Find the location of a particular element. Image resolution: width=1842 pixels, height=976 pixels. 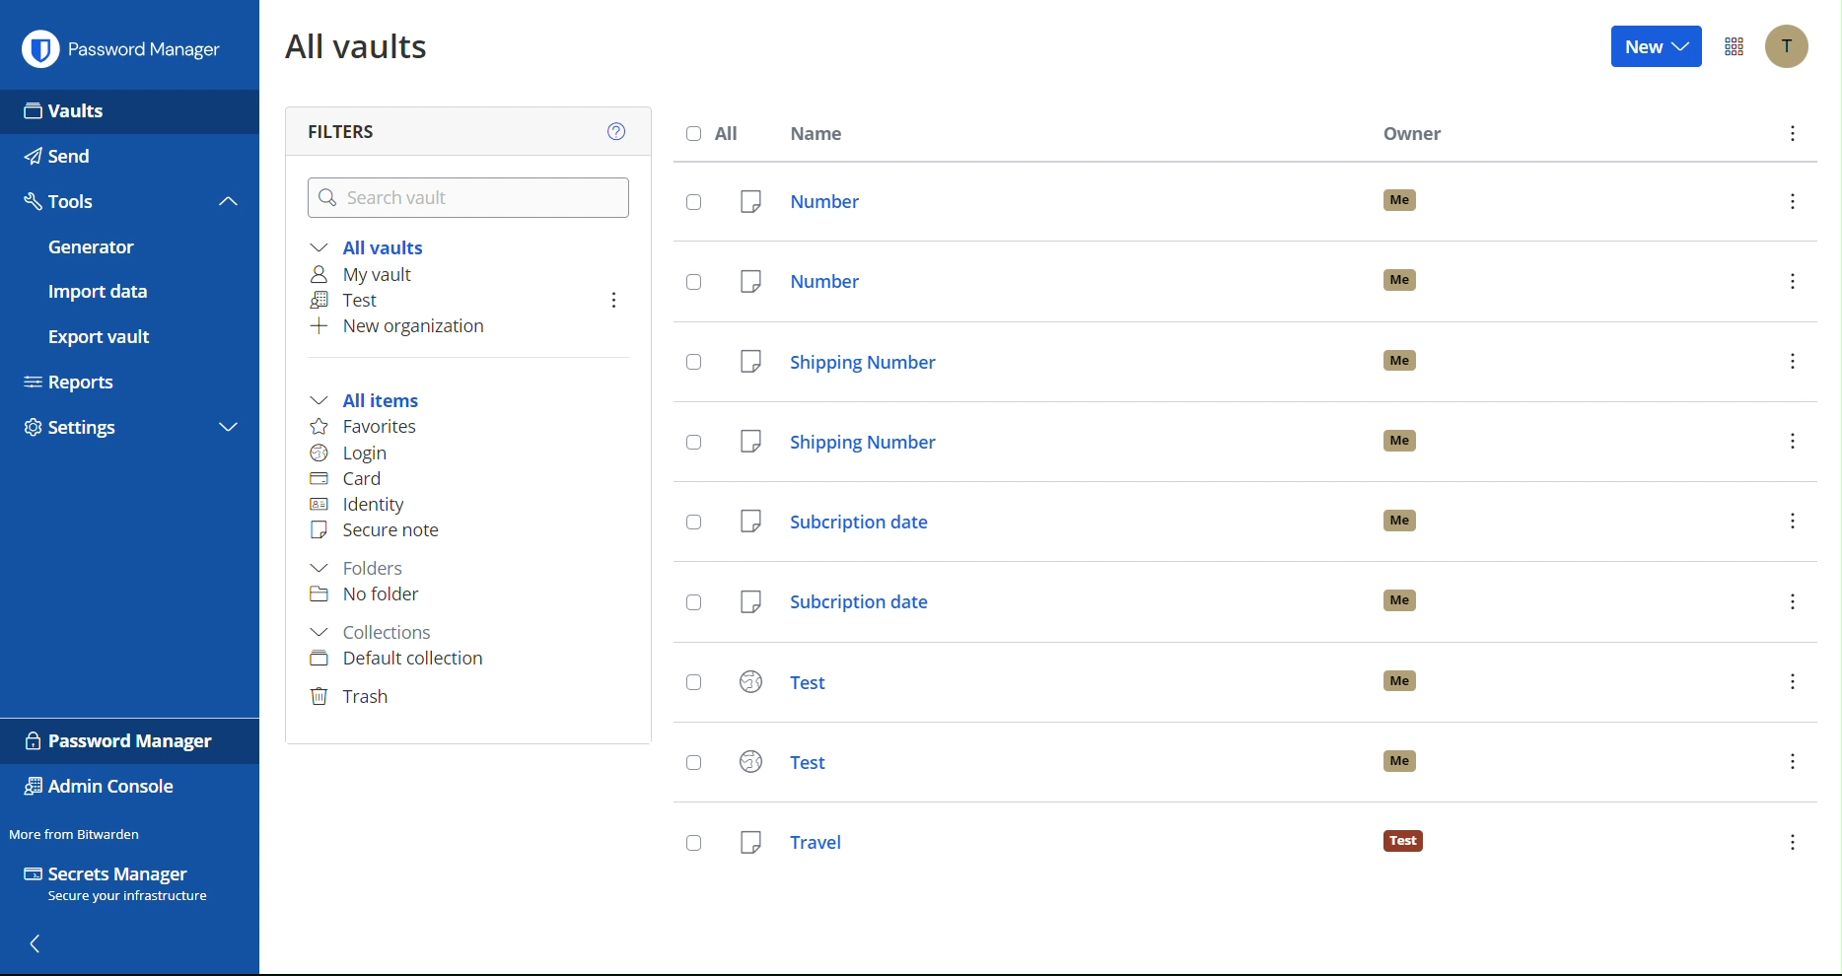

New organization is located at coordinates (401, 330).